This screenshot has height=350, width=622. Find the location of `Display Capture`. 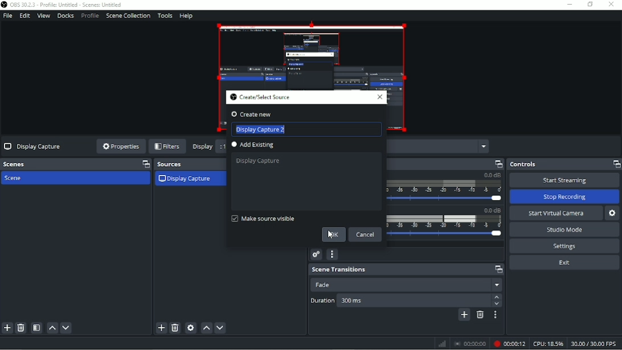

Display Capture is located at coordinates (261, 162).